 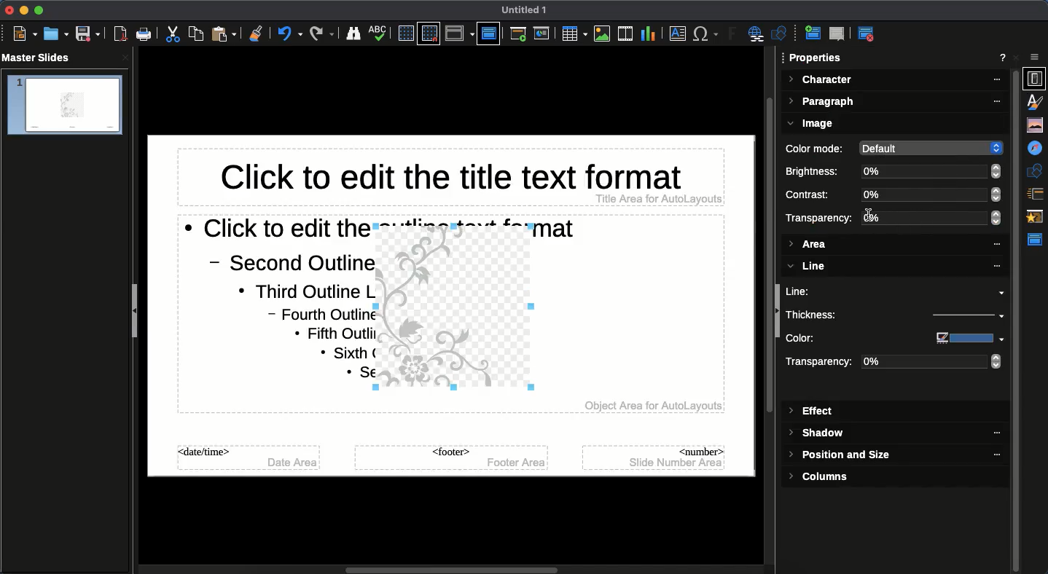 I want to click on Redo, so click(x=322, y=34).